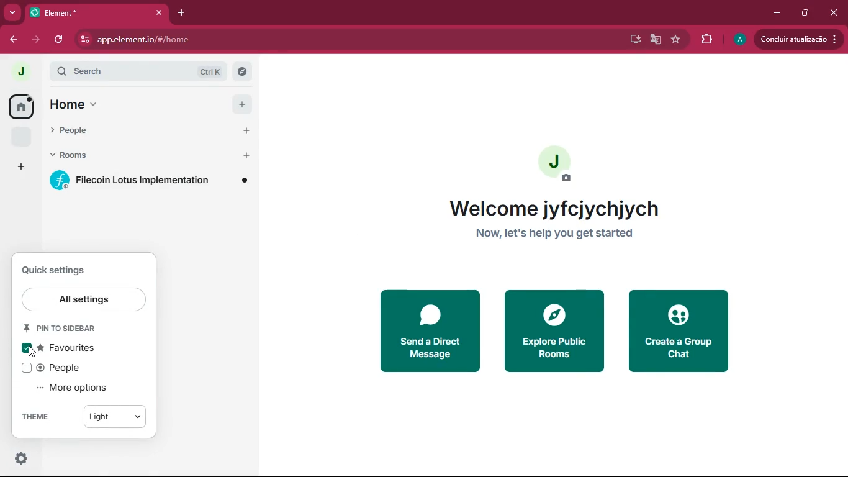 The width and height of the screenshot is (848, 477). Describe the element at coordinates (33, 352) in the screenshot. I see `Cursor` at that location.